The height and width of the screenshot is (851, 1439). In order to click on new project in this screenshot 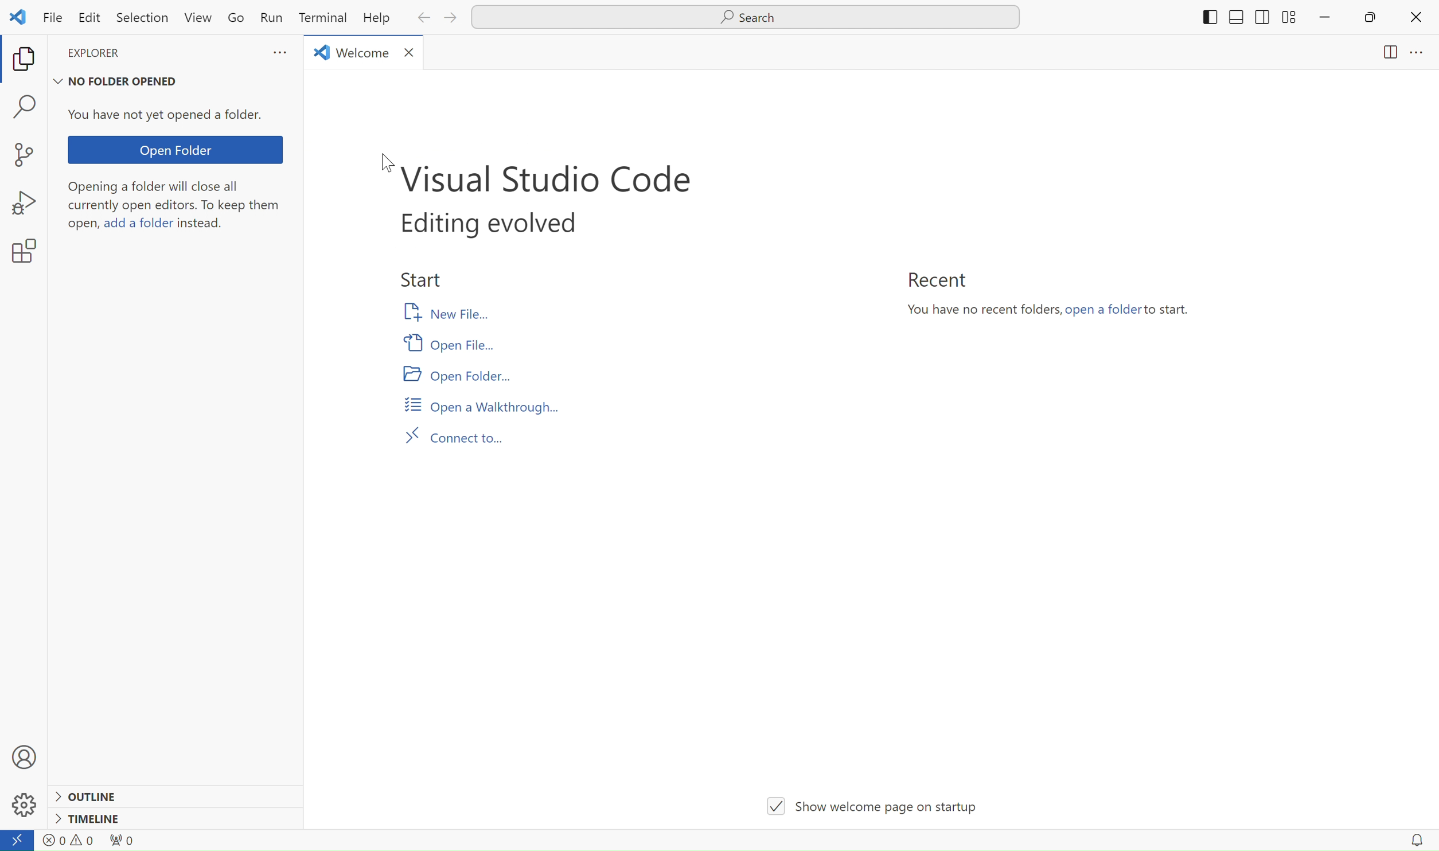, I will do `click(31, 155)`.